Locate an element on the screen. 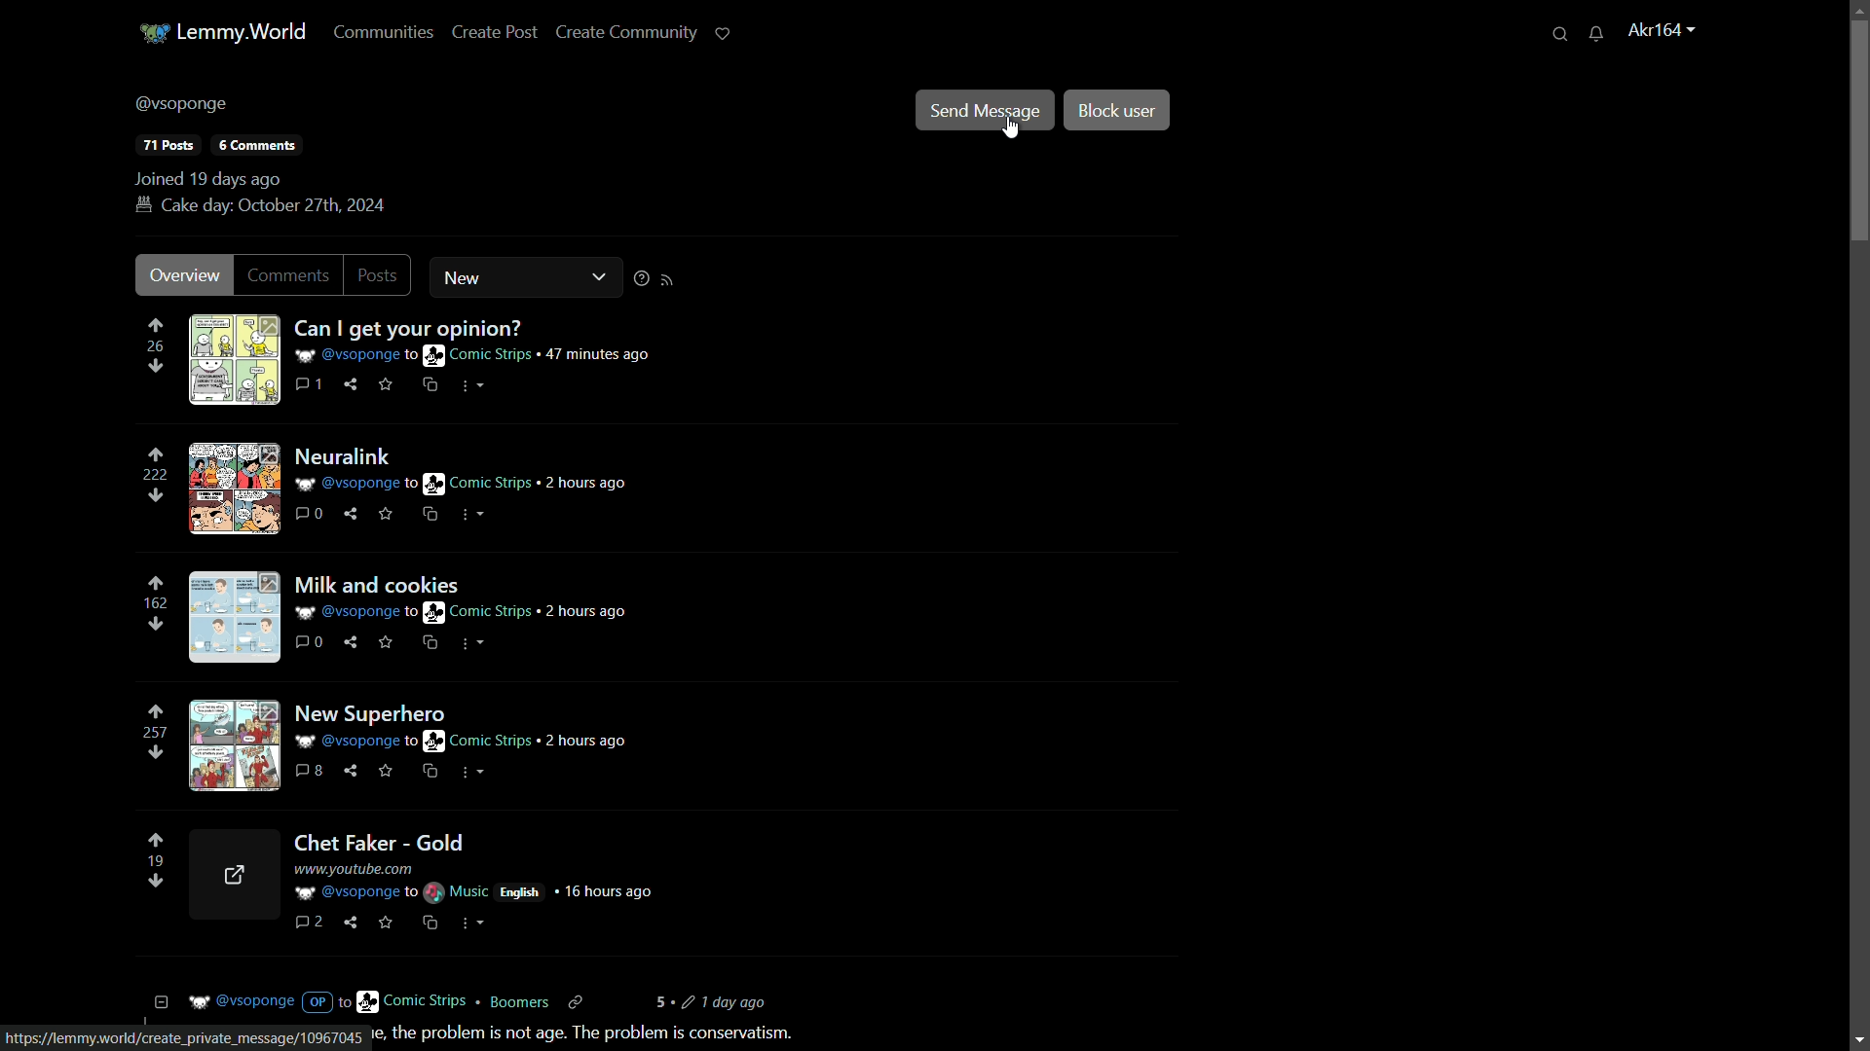 Image resolution: width=1870 pixels, height=1051 pixels. t is located at coordinates (589, 1033).